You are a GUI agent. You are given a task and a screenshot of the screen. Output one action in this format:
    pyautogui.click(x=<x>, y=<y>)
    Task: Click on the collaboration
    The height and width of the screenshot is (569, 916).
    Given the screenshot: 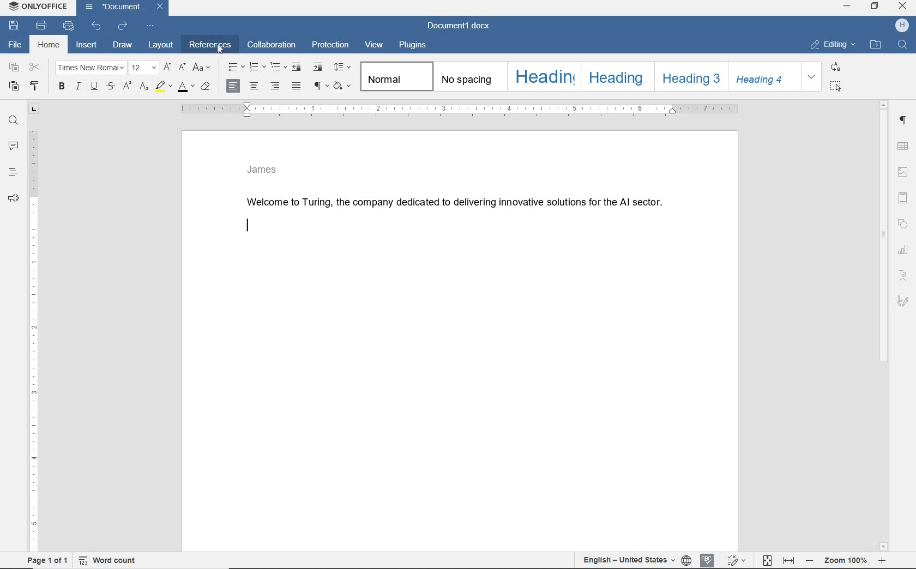 What is the action you would take?
    pyautogui.click(x=273, y=45)
    